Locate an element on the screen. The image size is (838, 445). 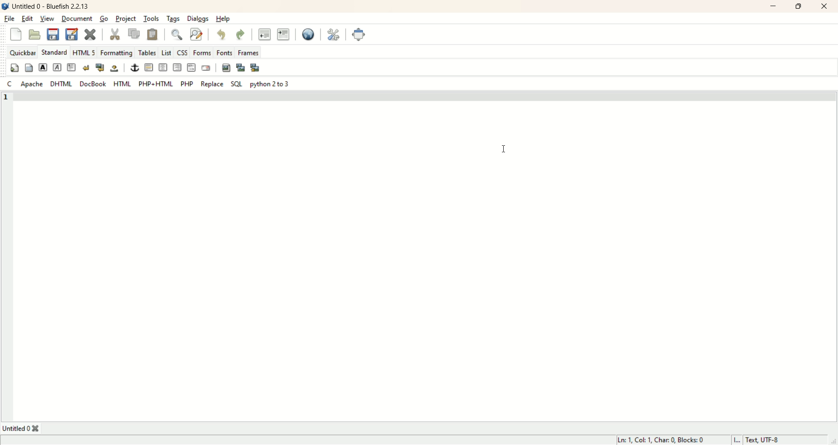
non- breaking space is located at coordinates (113, 68).